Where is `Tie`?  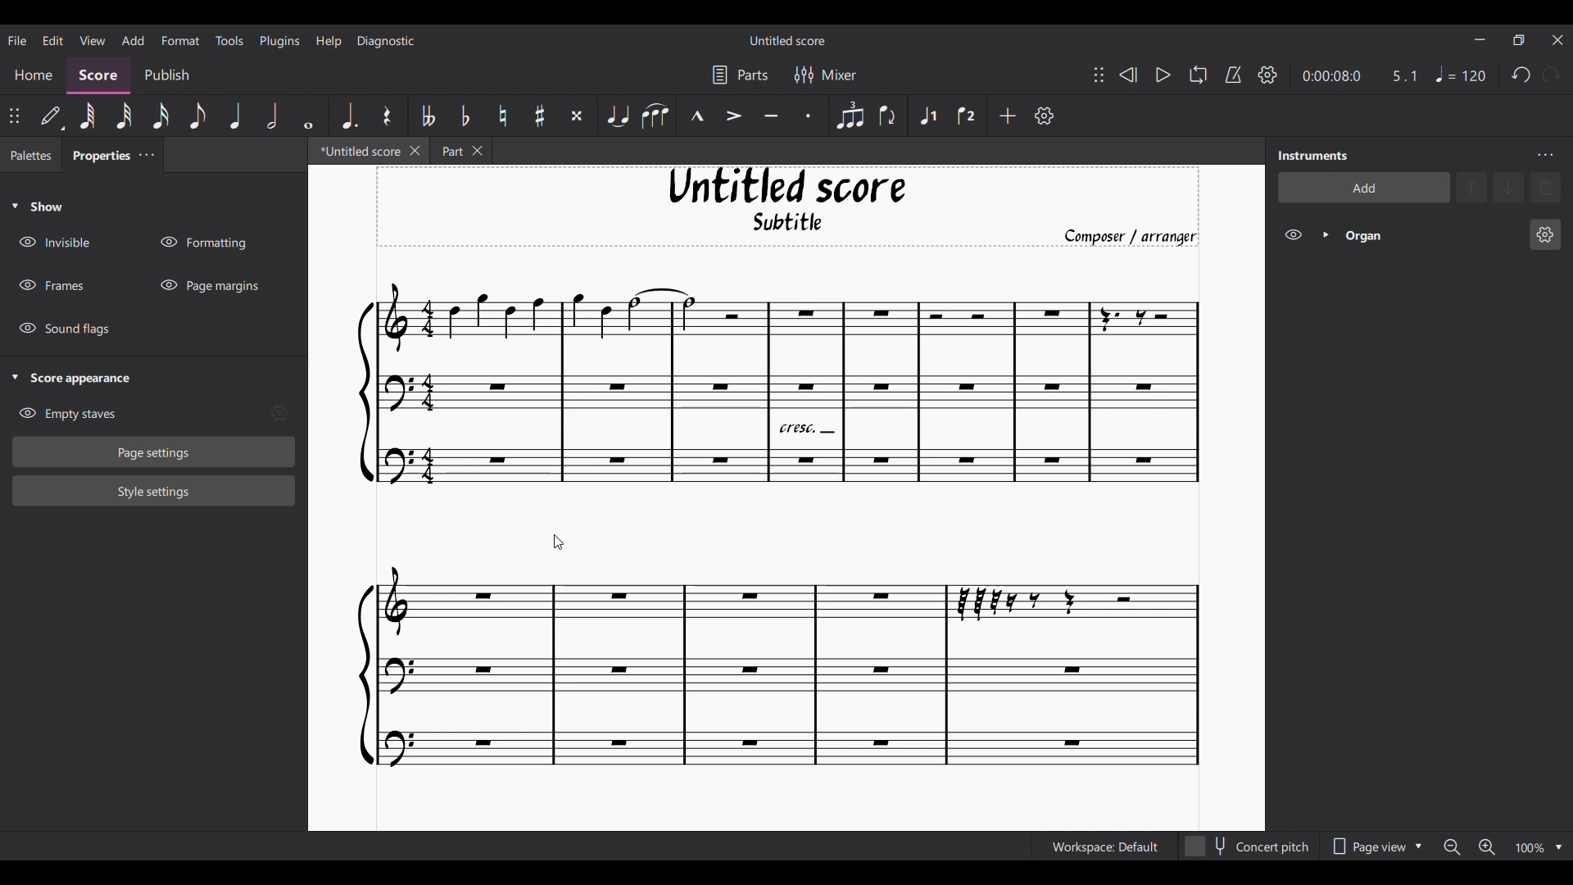
Tie is located at coordinates (617, 116).